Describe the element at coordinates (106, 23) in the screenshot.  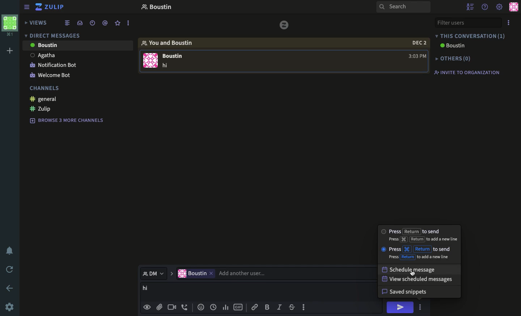
I see `mention` at that location.